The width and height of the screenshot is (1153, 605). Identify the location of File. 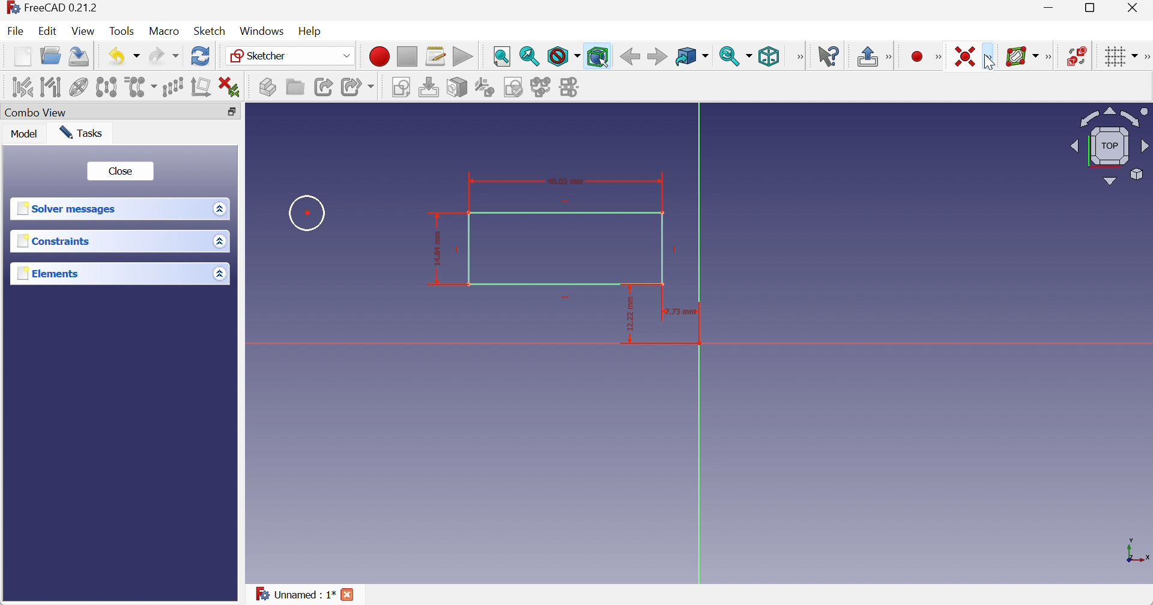
(15, 31).